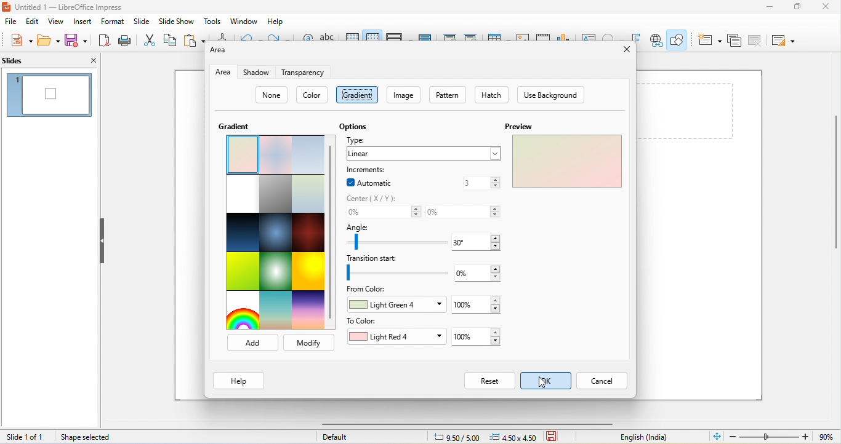  What do you see at coordinates (523, 127) in the screenshot?
I see `preview` at bounding box center [523, 127].